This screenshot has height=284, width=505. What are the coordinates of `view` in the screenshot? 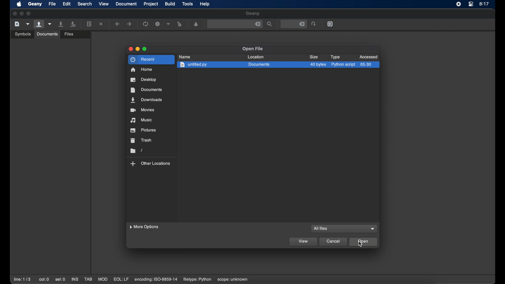 It's located at (303, 242).